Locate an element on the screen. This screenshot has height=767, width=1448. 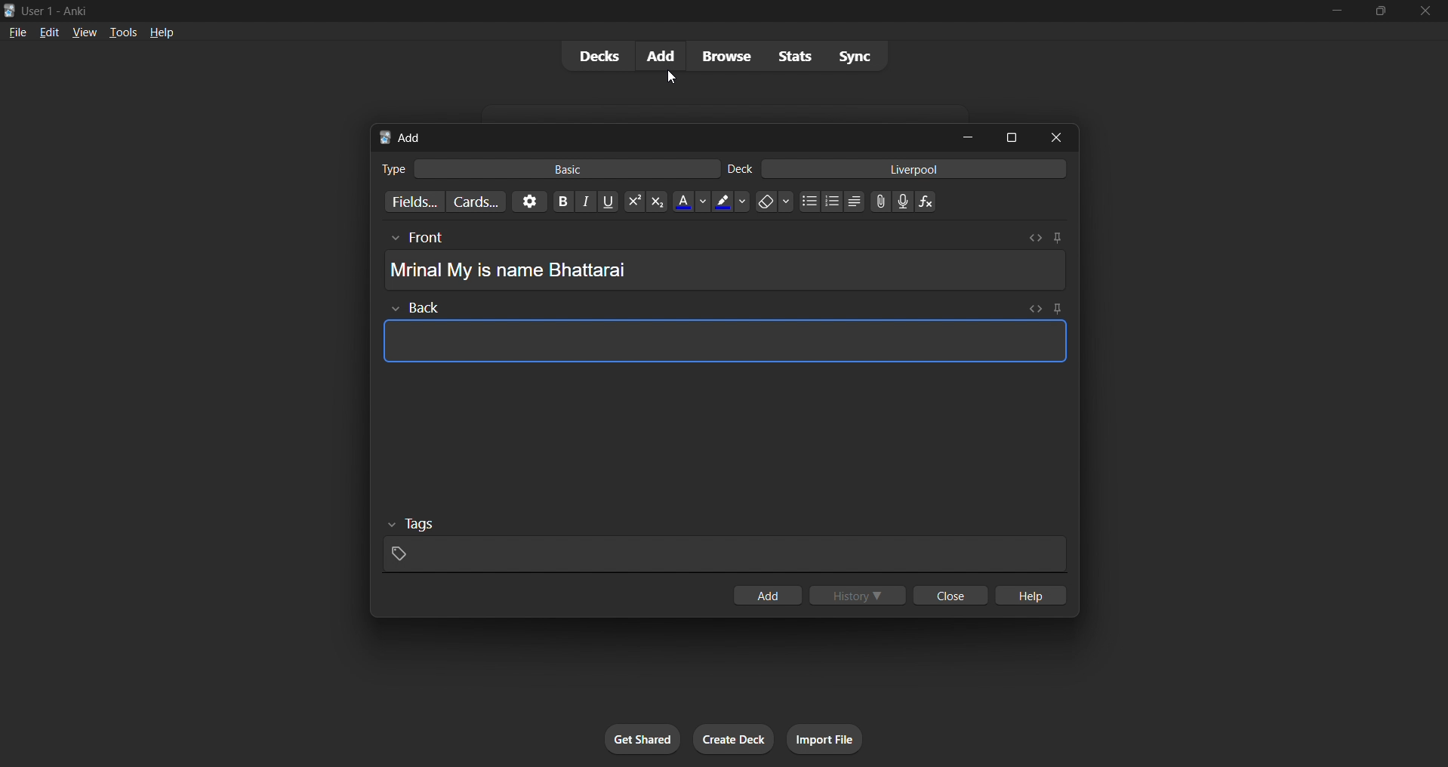
get shared is located at coordinates (637, 740).